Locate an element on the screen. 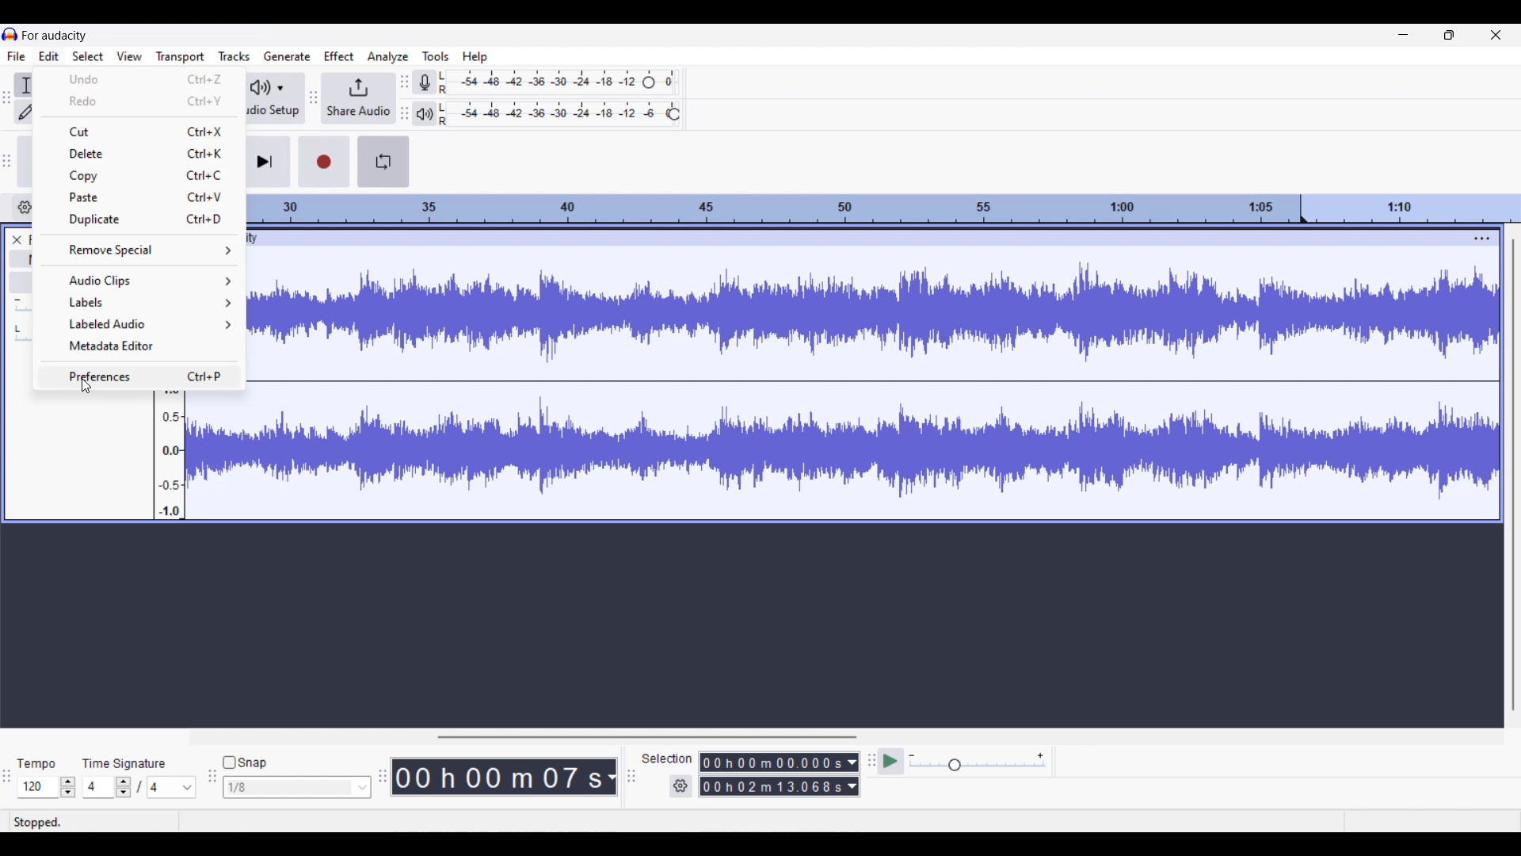  Mute is located at coordinates (25, 259).